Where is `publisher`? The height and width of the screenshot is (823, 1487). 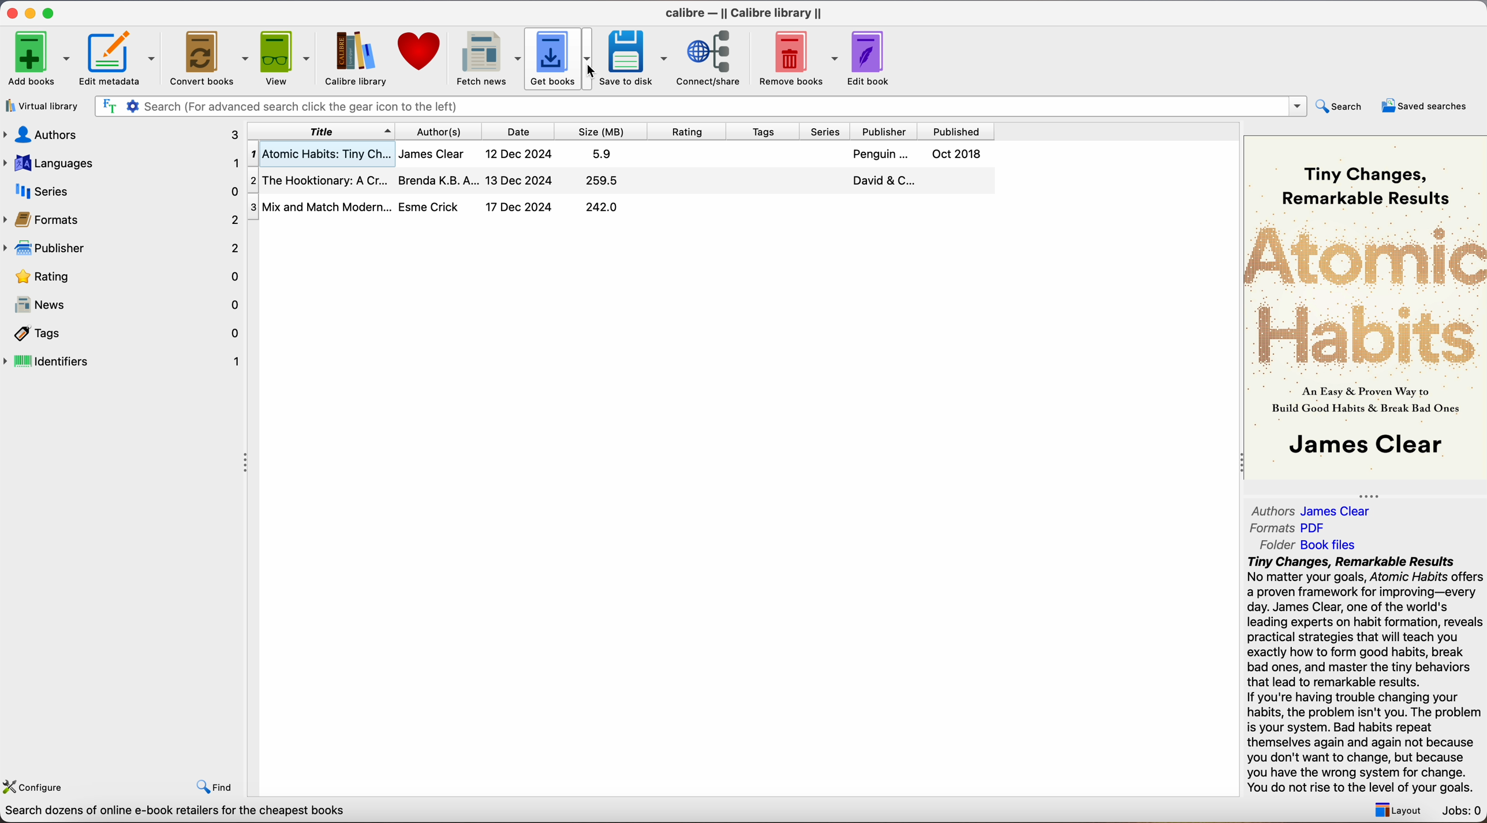 publisher is located at coordinates (888, 132).